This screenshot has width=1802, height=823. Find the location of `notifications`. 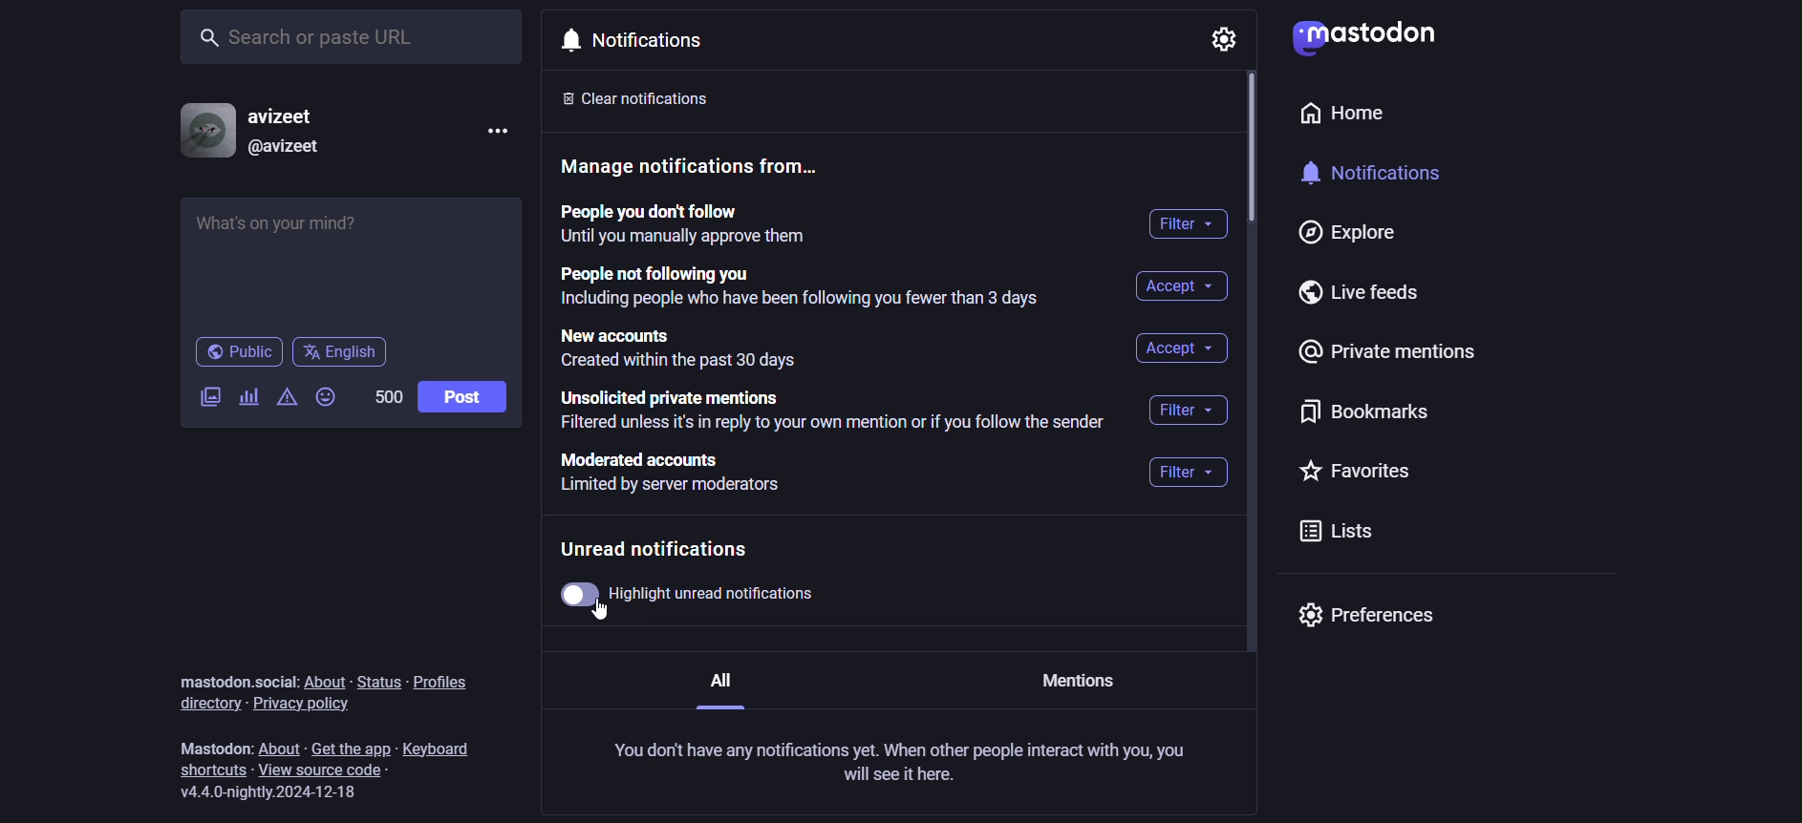

notifications is located at coordinates (658, 42).